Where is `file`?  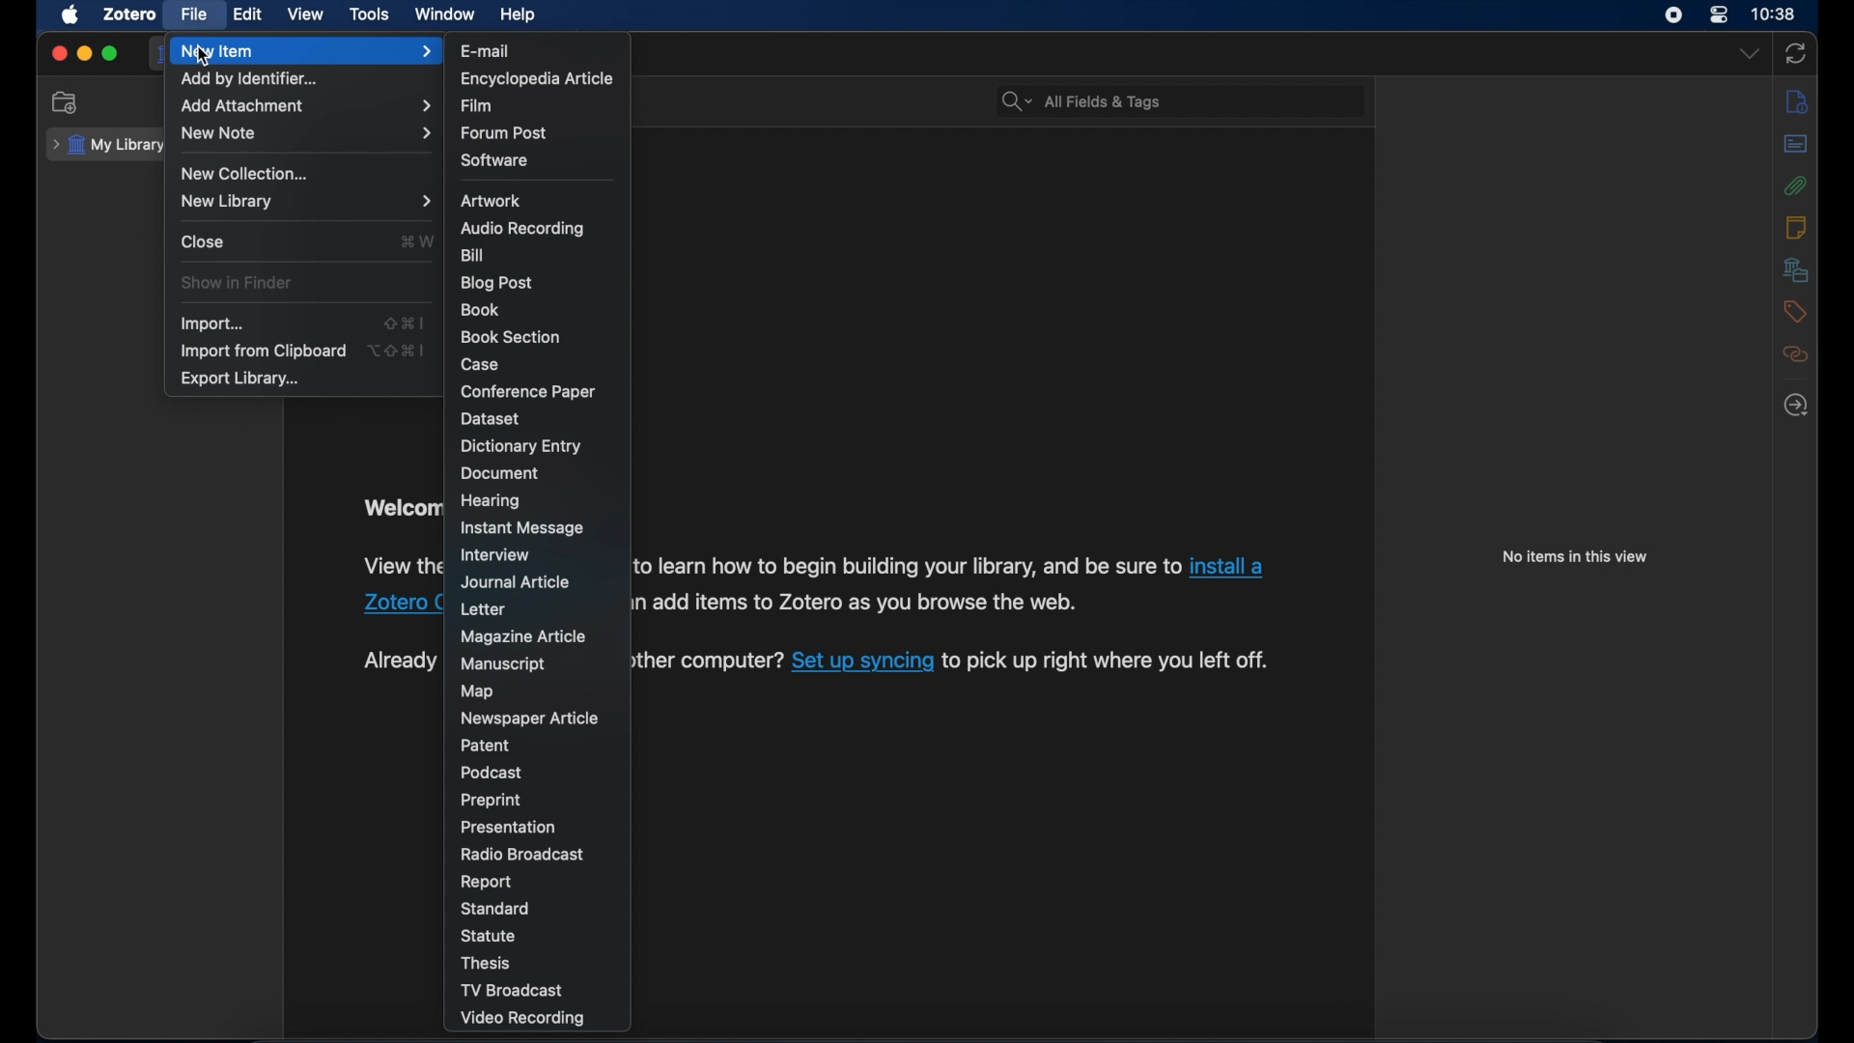
file is located at coordinates (195, 15).